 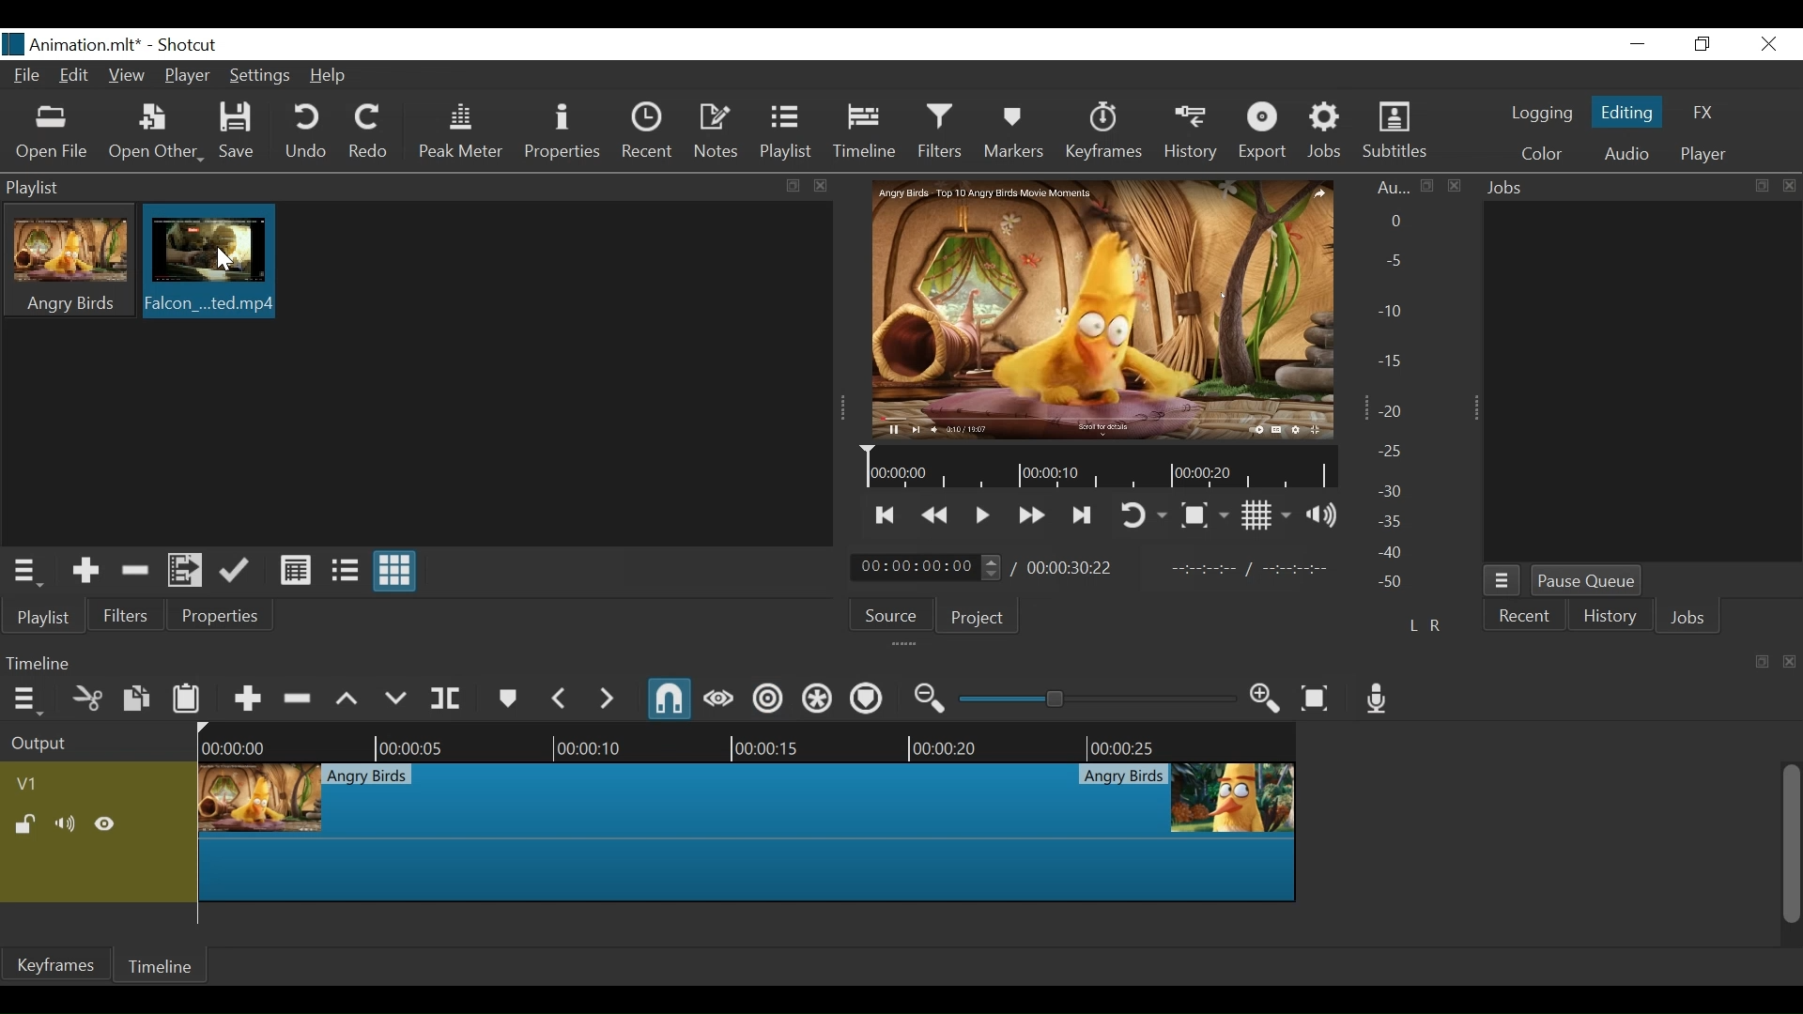 What do you see at coordinates (136, 698) in the screenshot?
I see `Copy` at bounding box center [136, 698].